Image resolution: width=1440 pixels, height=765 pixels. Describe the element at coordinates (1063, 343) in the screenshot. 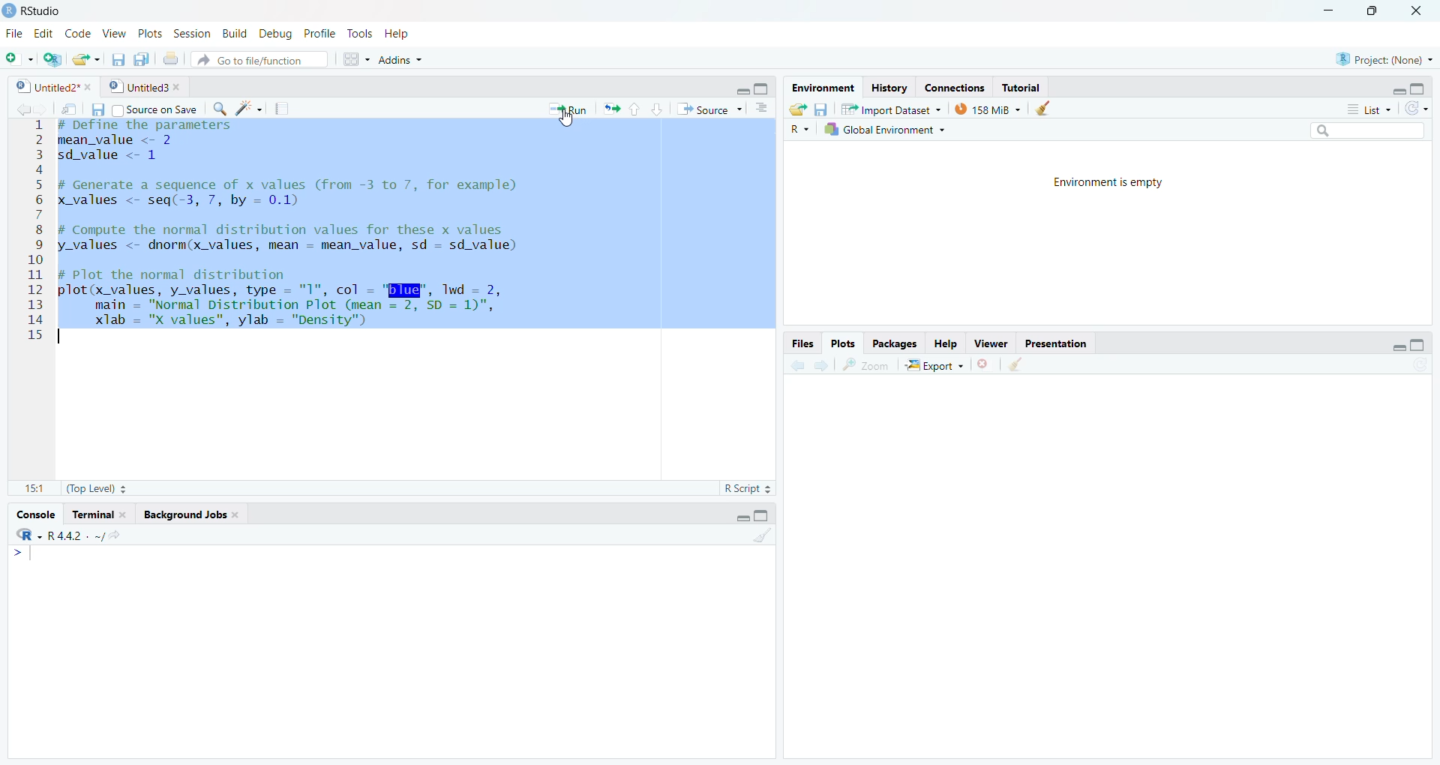

I see `Presentation` at that location.